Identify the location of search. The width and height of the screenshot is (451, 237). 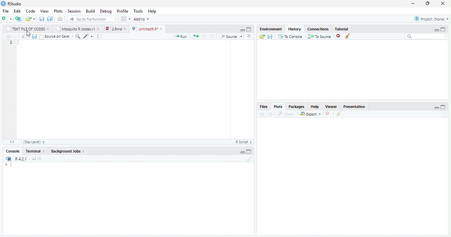
(425, 37).